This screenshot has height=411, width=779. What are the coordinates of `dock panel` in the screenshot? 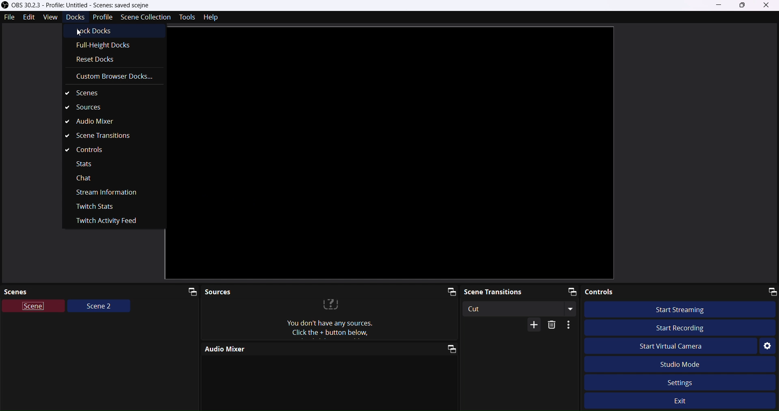 It's located at (770, 291).